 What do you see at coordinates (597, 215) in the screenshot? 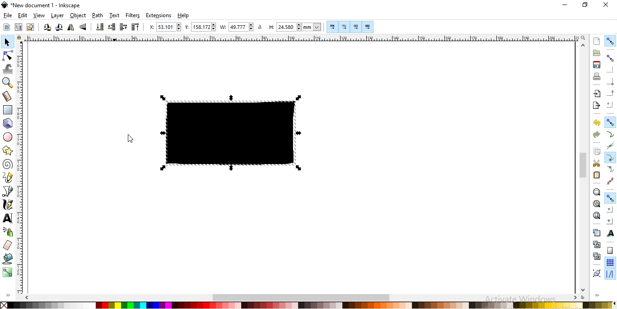
I see `zoom to fit page` at bounding box center [597, 215].